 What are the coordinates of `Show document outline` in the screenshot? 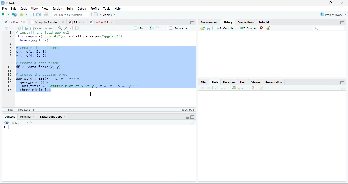 It's located at (192, 28).